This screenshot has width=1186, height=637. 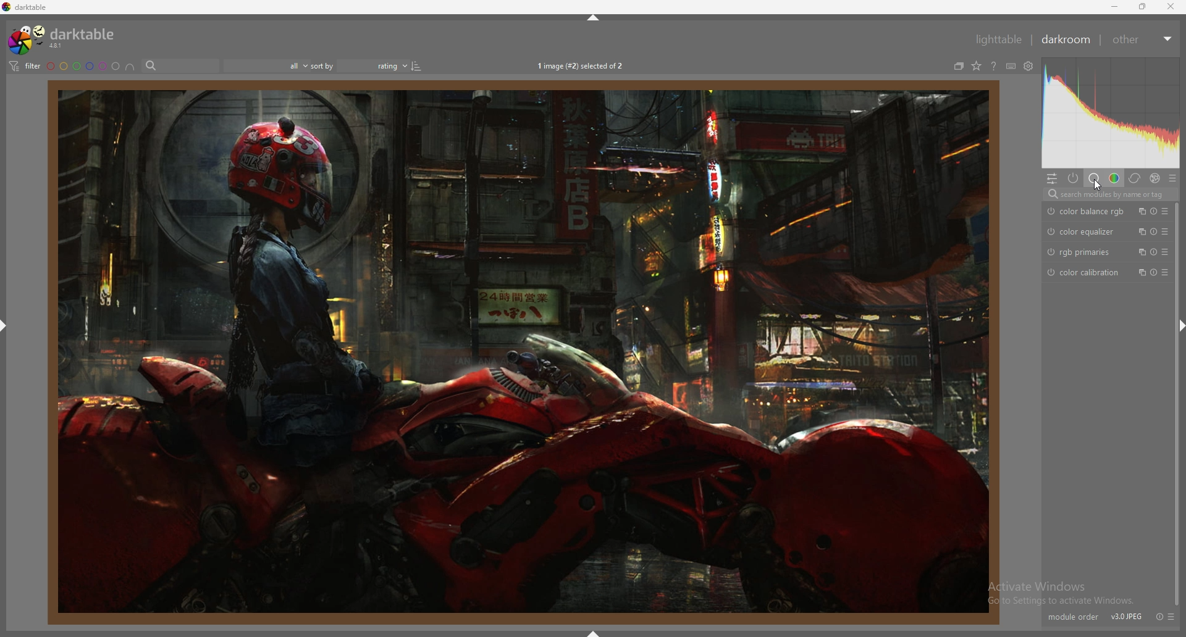 What do you see at coordinates (1154, 232) in the screenshot?
I see `reset` at bounding box center [1154, 232].